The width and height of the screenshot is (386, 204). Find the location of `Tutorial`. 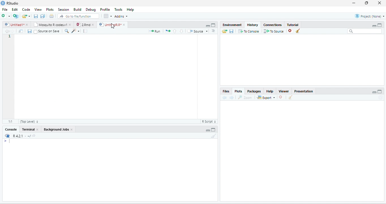

Tutorial is located at coordinates (293, 24).